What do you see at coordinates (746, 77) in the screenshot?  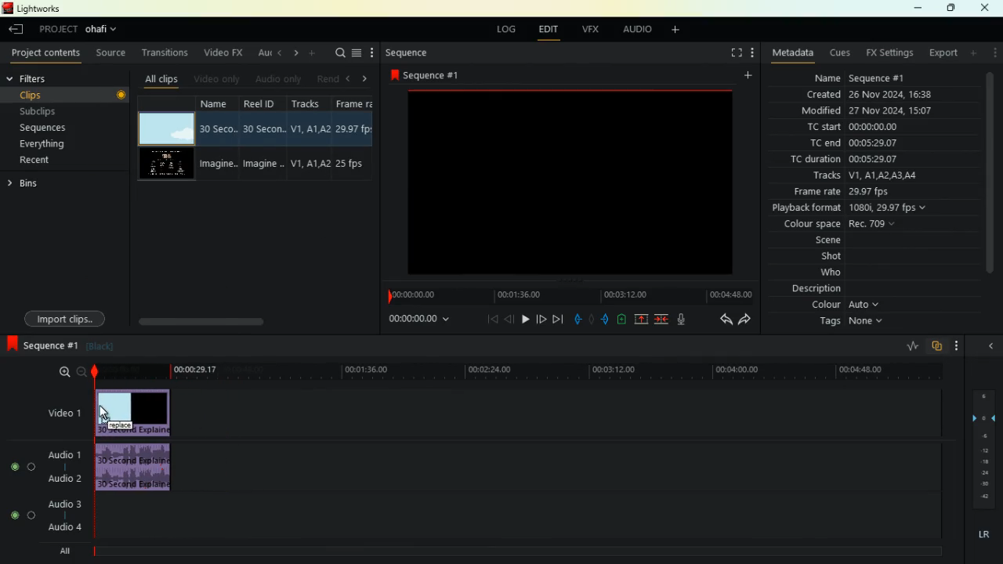 I see `add` at bounding box center [746, 77].